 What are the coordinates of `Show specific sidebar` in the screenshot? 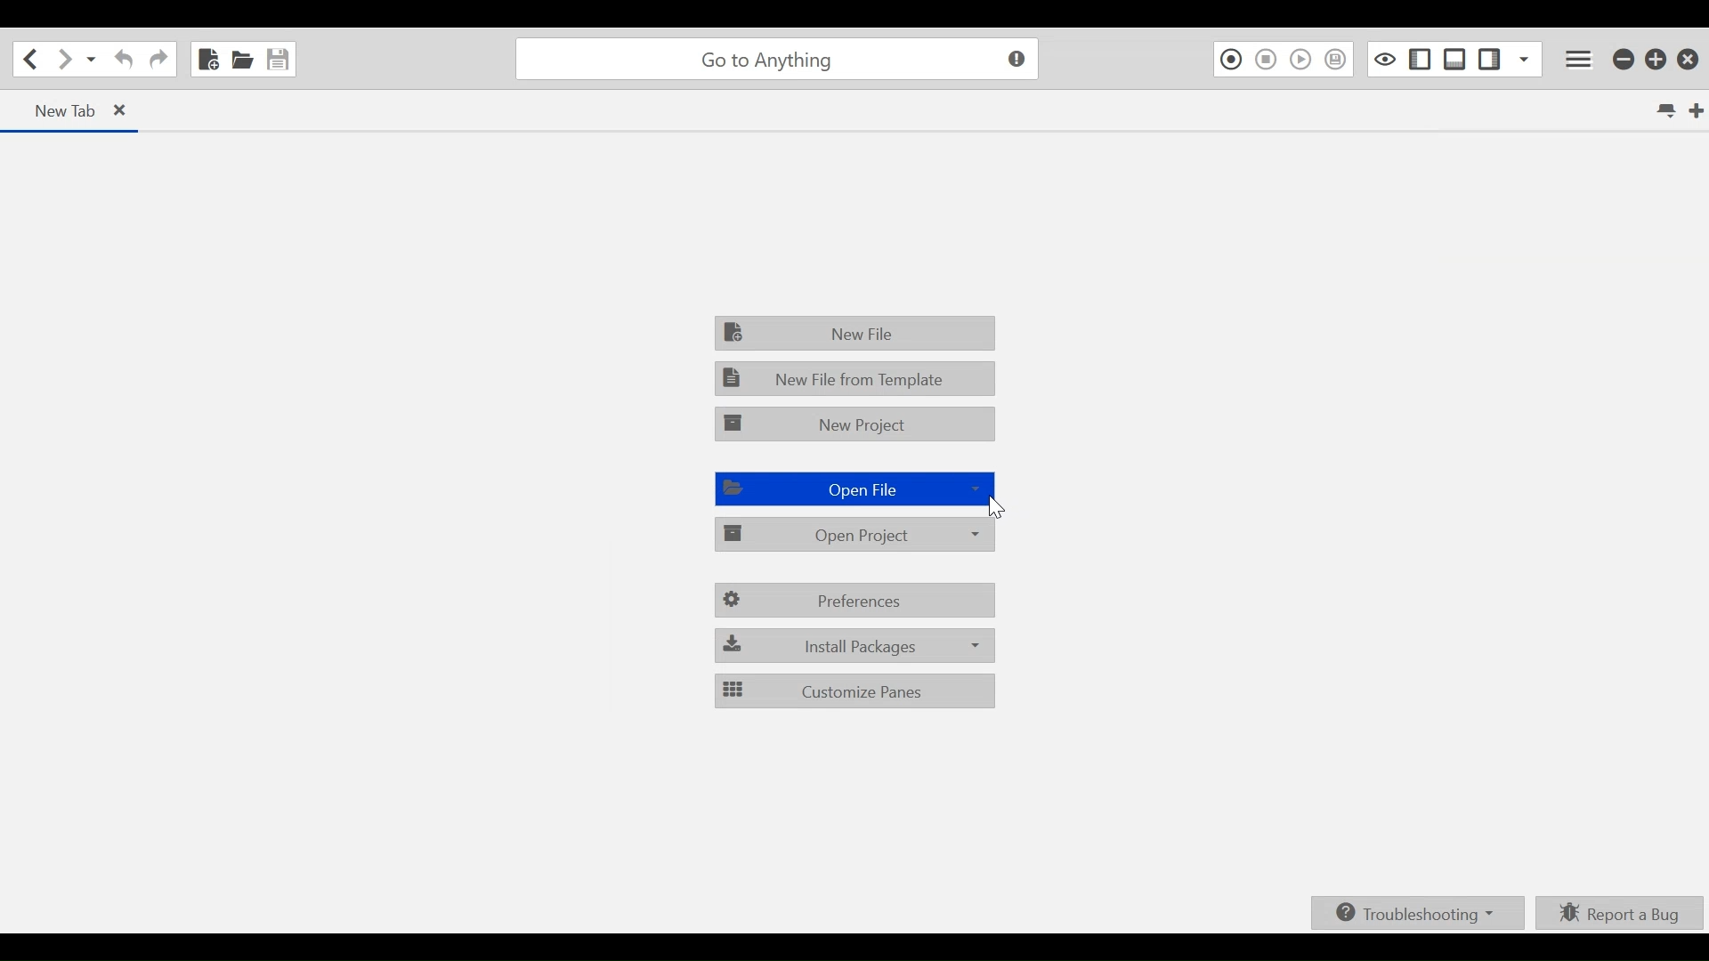 It's located at (1524, 57).